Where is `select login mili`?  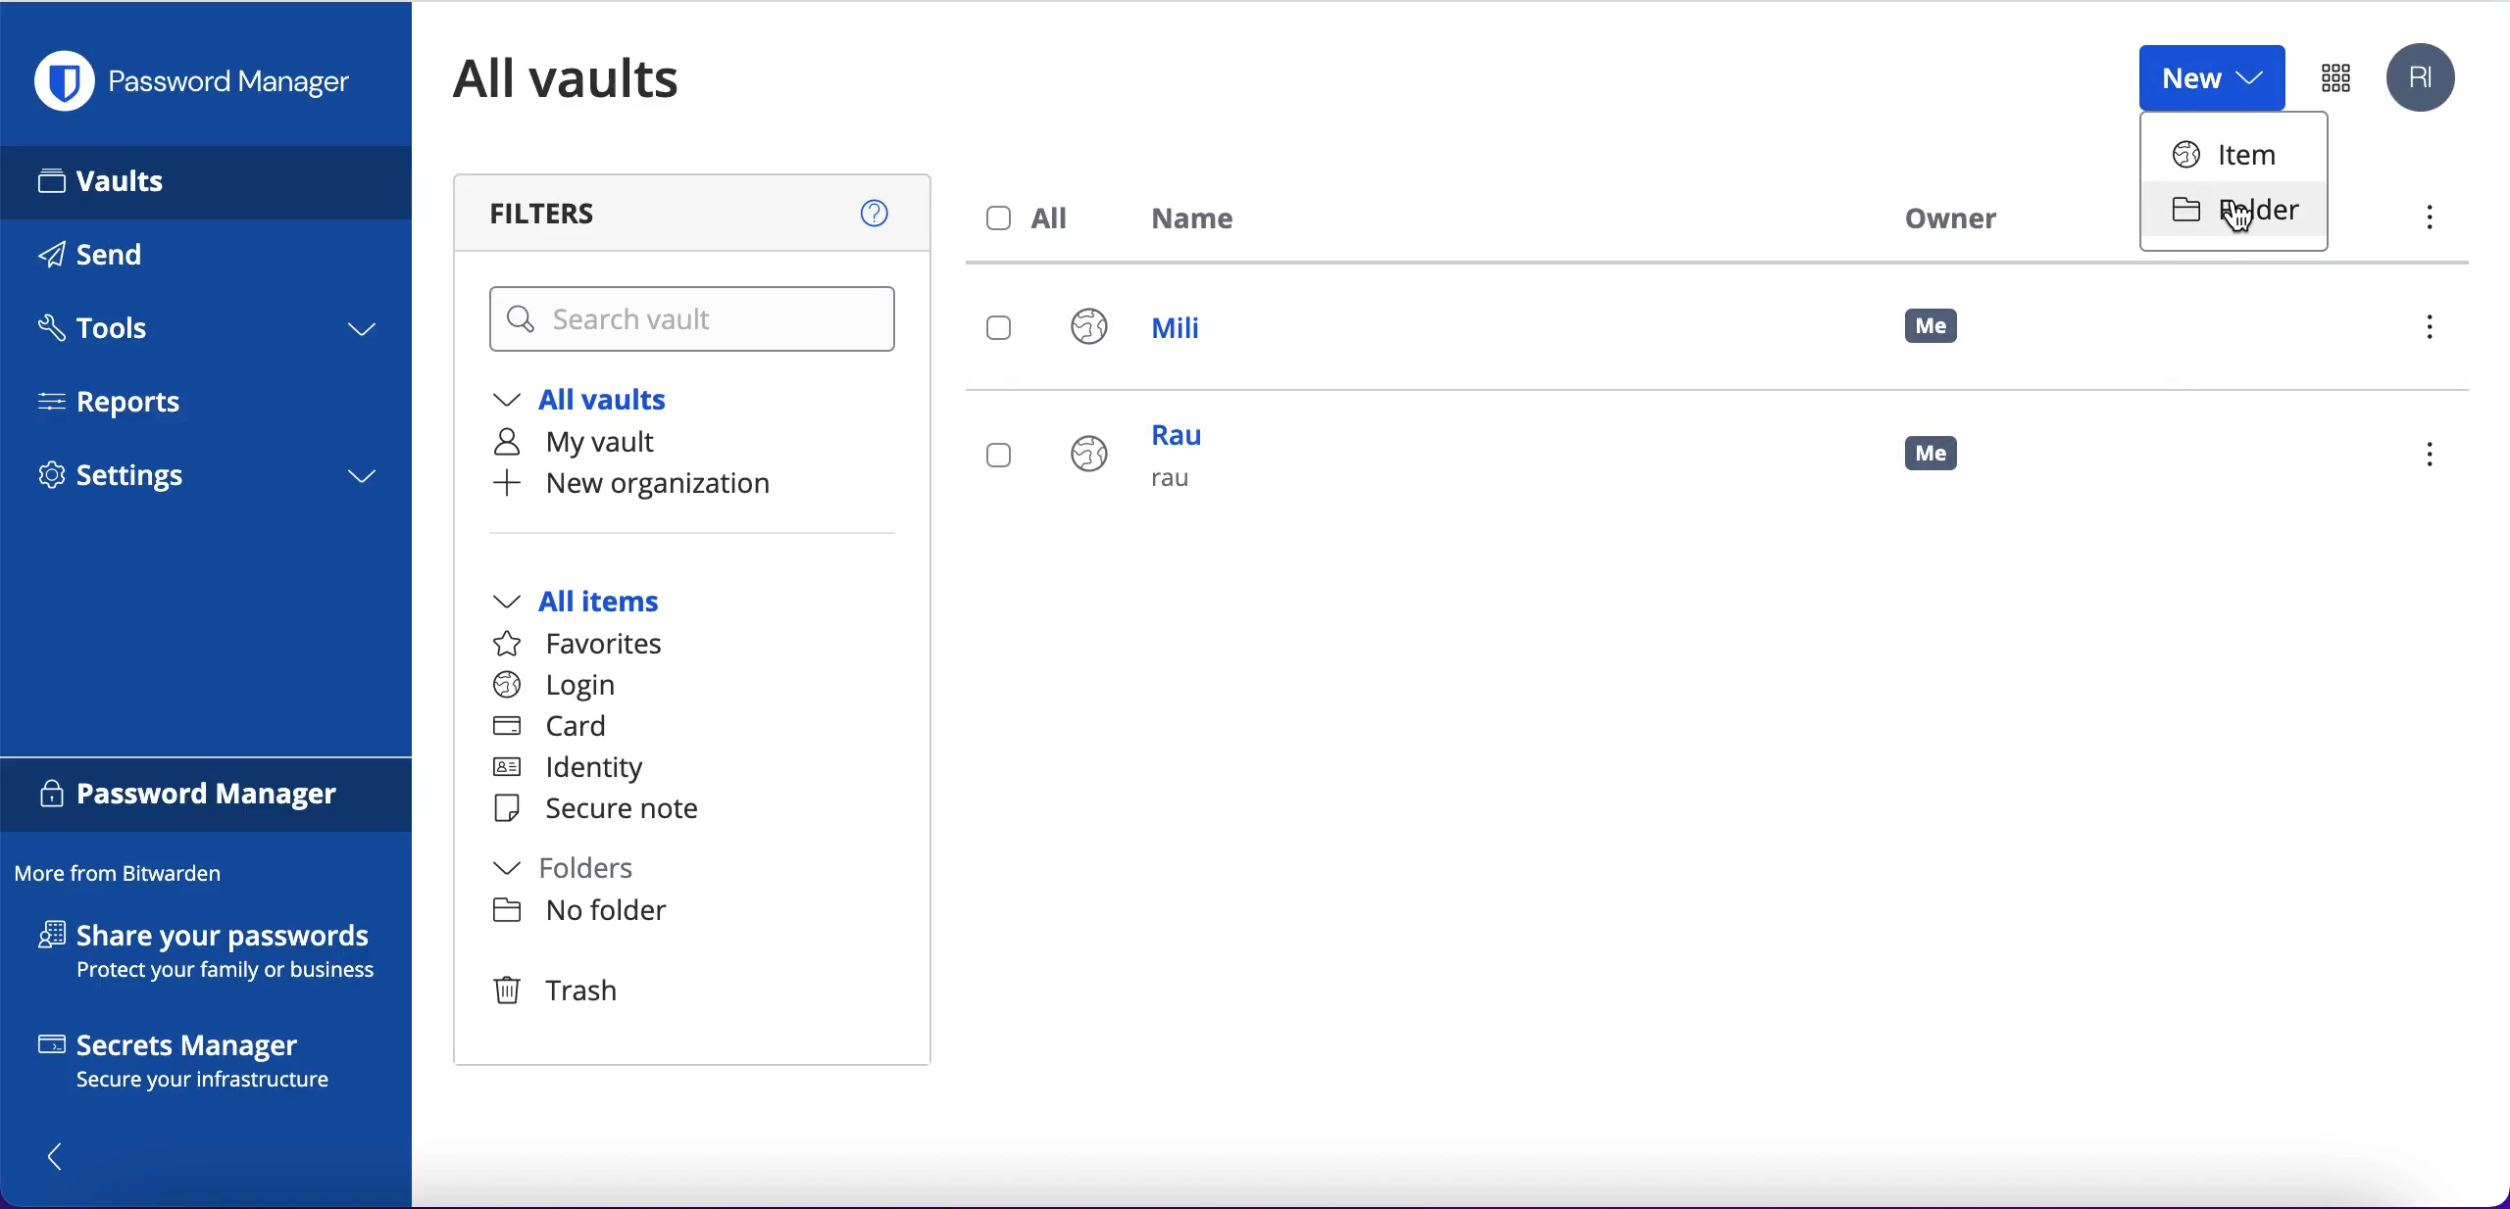
select login mili is located at coordinates (1001, 330).